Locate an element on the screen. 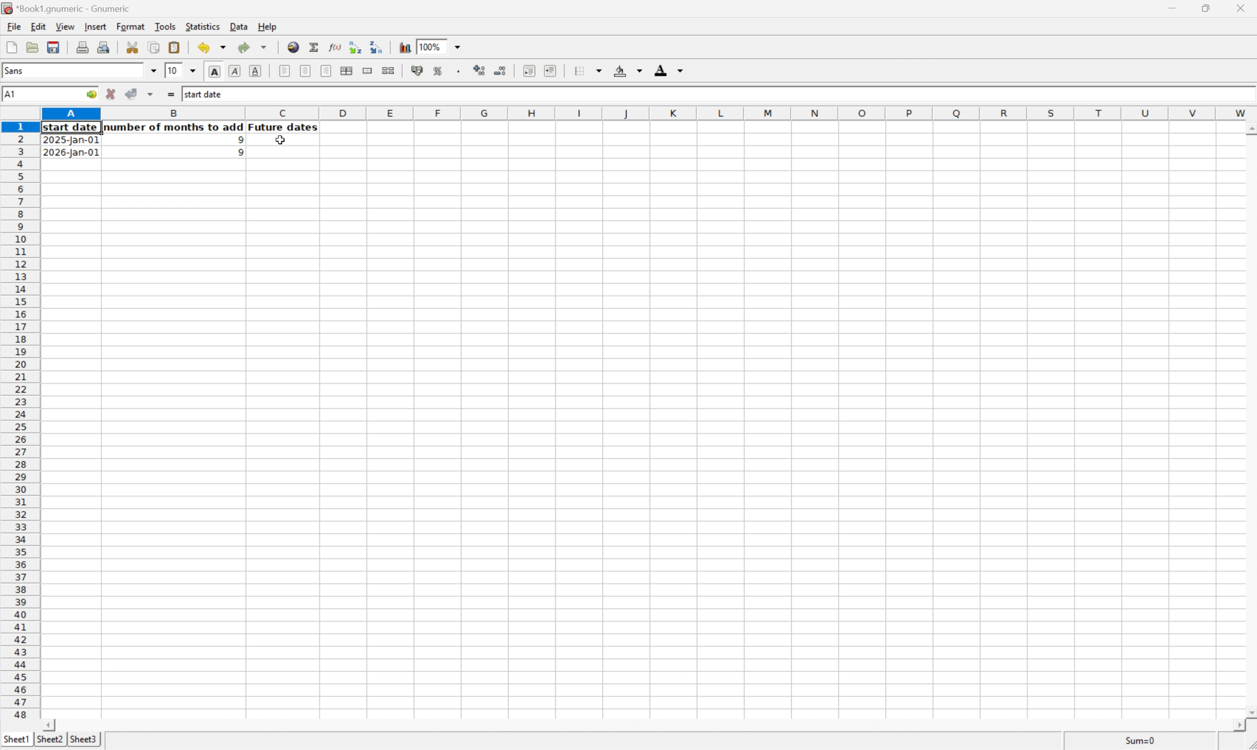 The width and height of the screenshot is (1257, 750). 10 is located at coordinates (174, 71).